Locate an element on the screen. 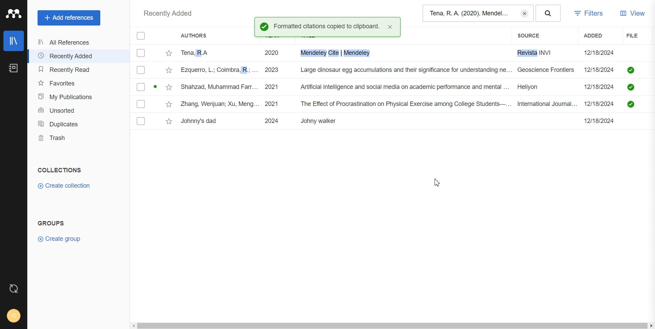  Auto sync is located at coordinates (14, 288).